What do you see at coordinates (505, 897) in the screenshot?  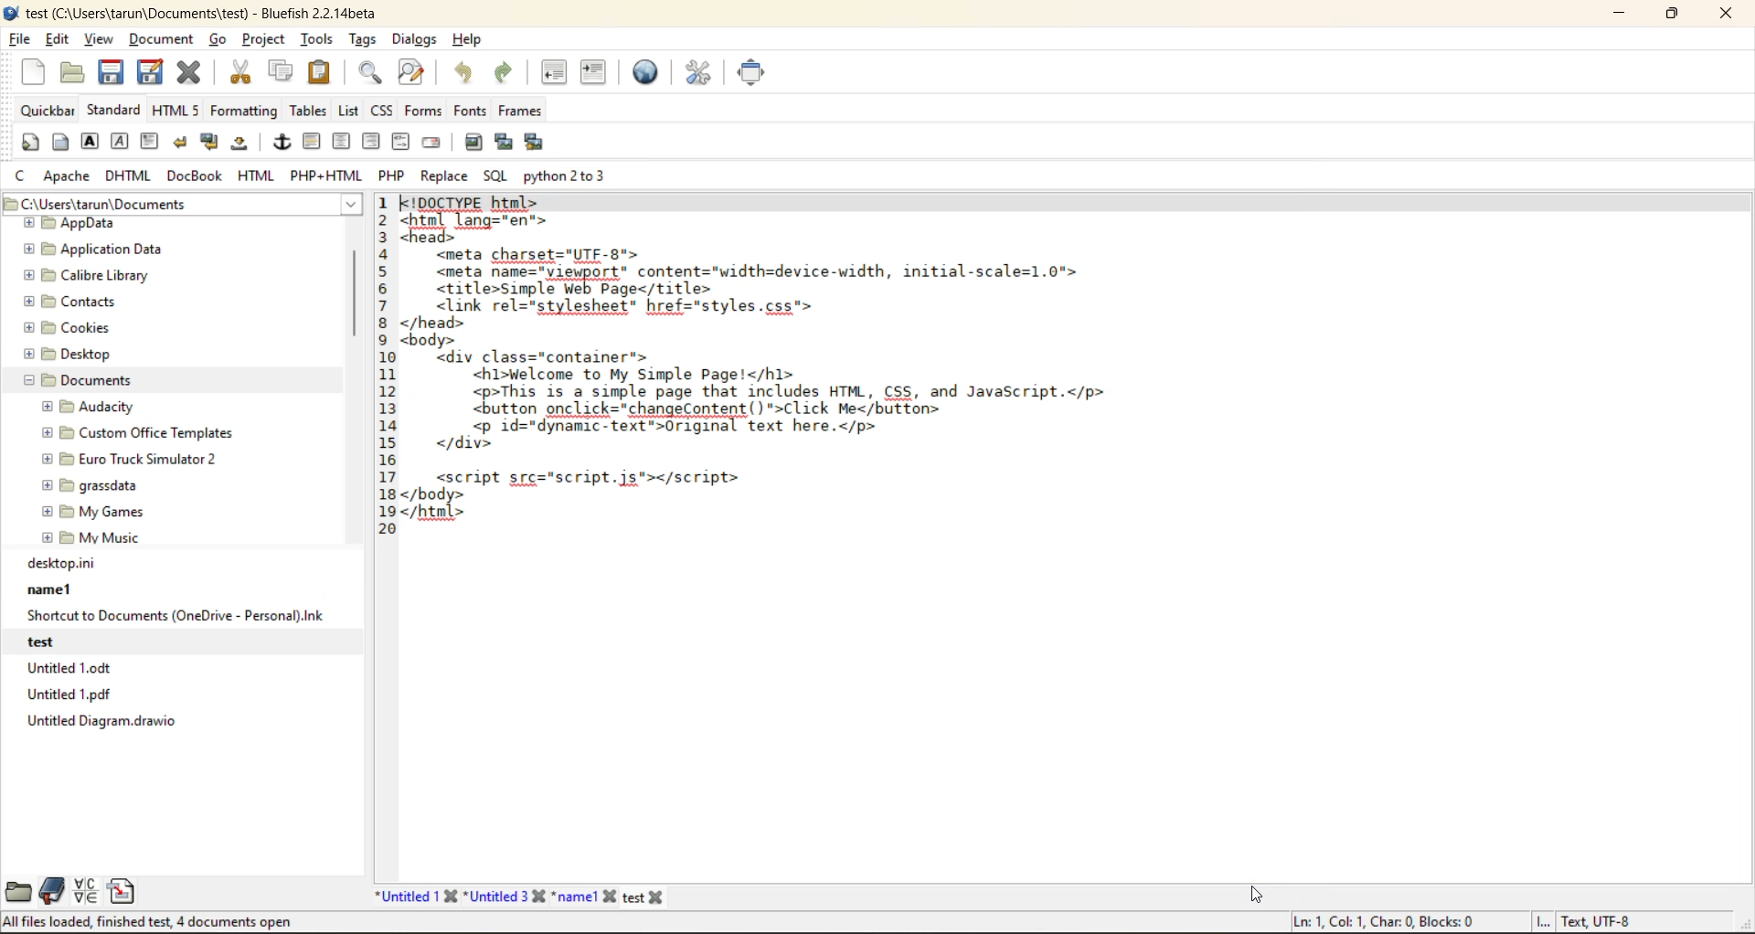 I see `Untitled 3 tab` at bounding box center [505, 897].